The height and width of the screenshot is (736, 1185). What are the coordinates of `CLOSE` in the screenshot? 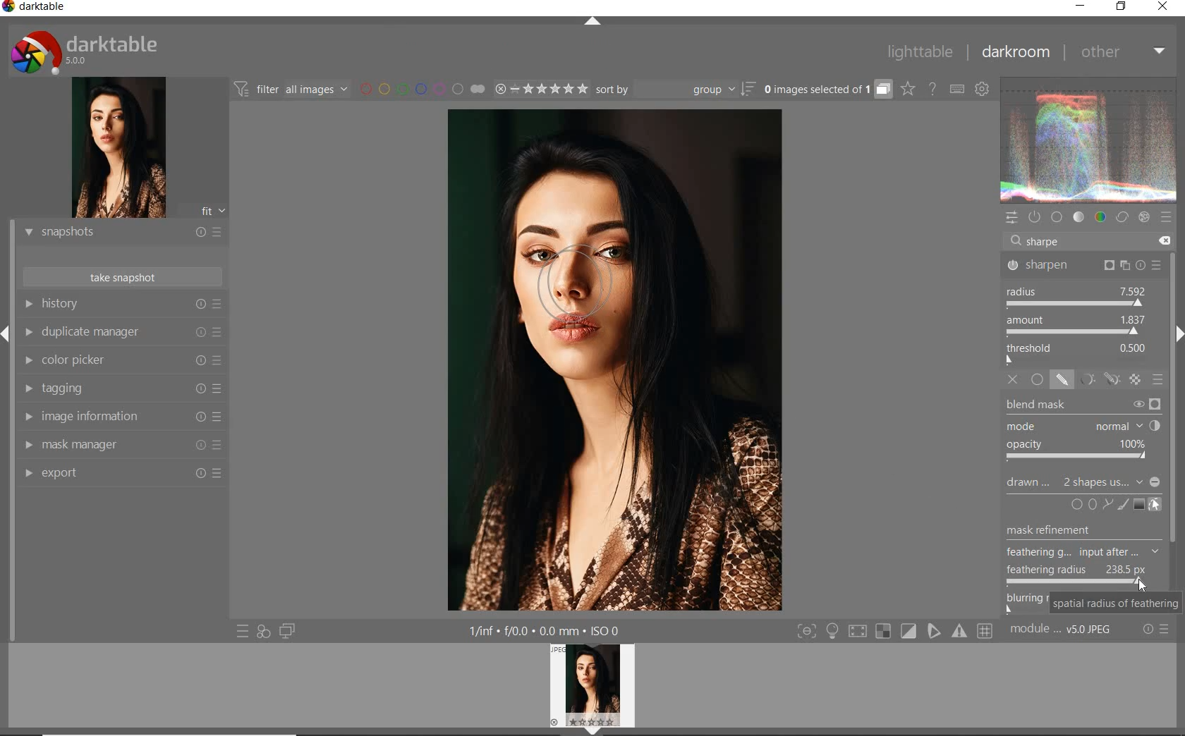 It's located at (1165, 7).